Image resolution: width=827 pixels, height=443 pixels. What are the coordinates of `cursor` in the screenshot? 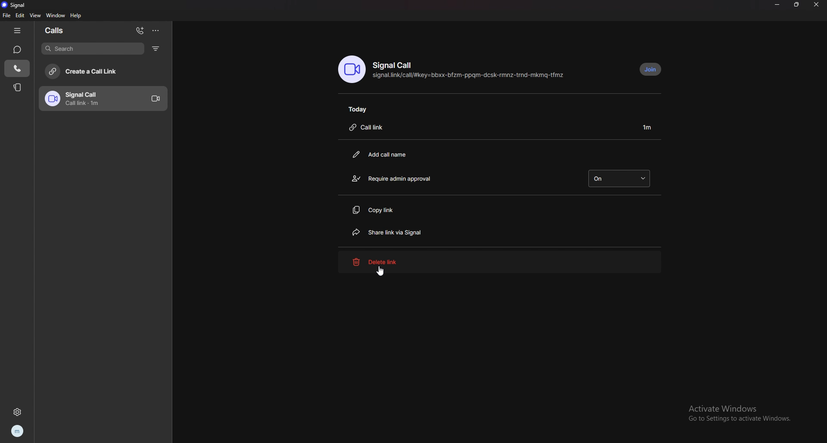 It's located at (381, 271).